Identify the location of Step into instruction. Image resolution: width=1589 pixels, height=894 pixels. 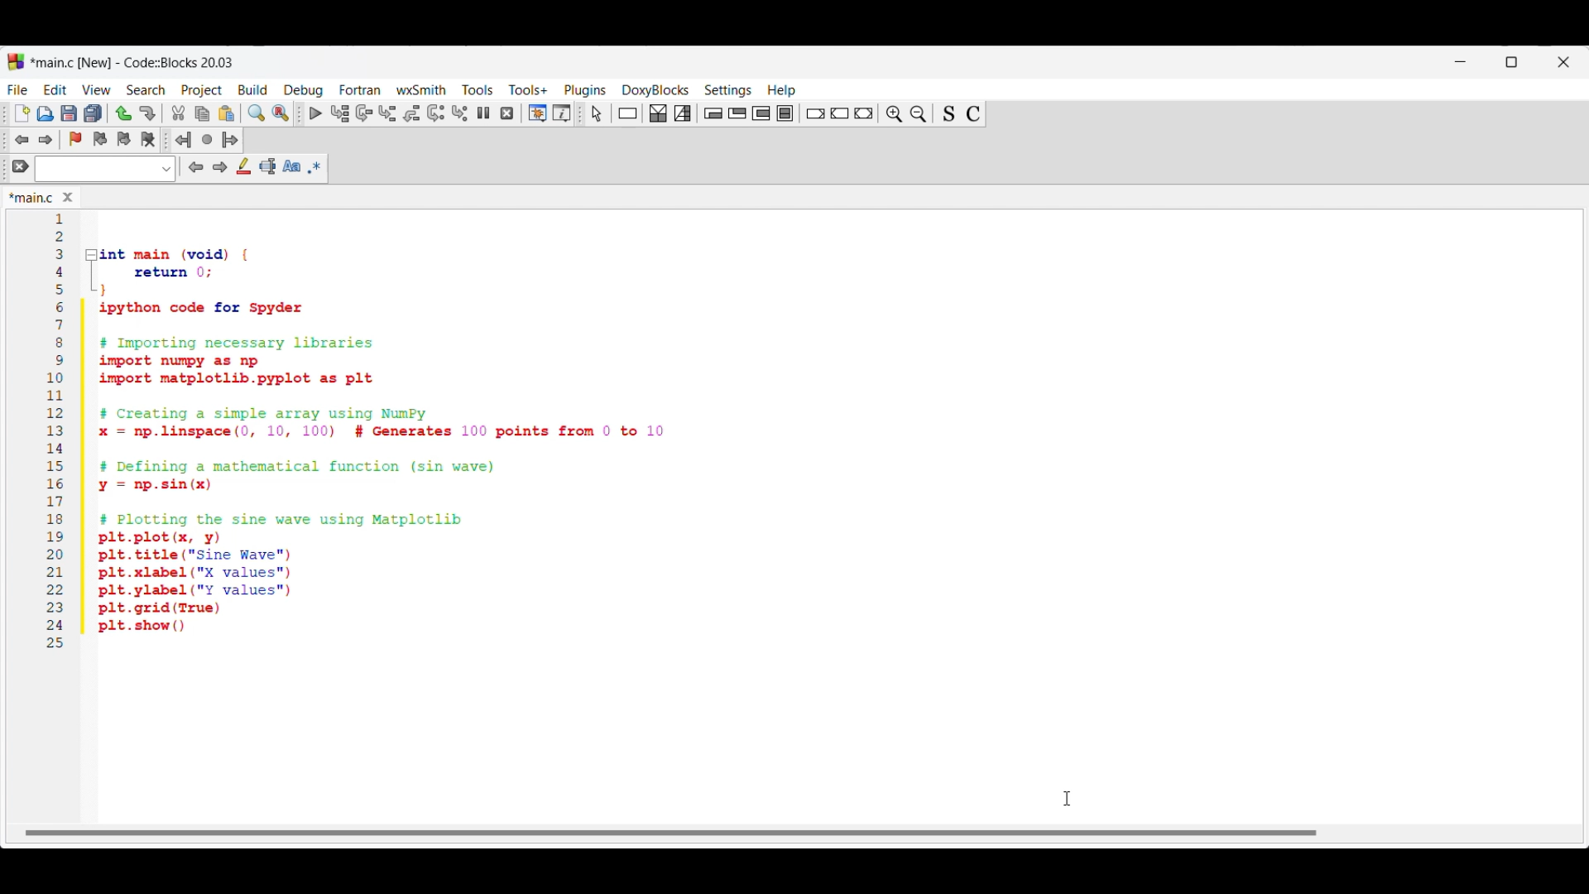
(459, 113).